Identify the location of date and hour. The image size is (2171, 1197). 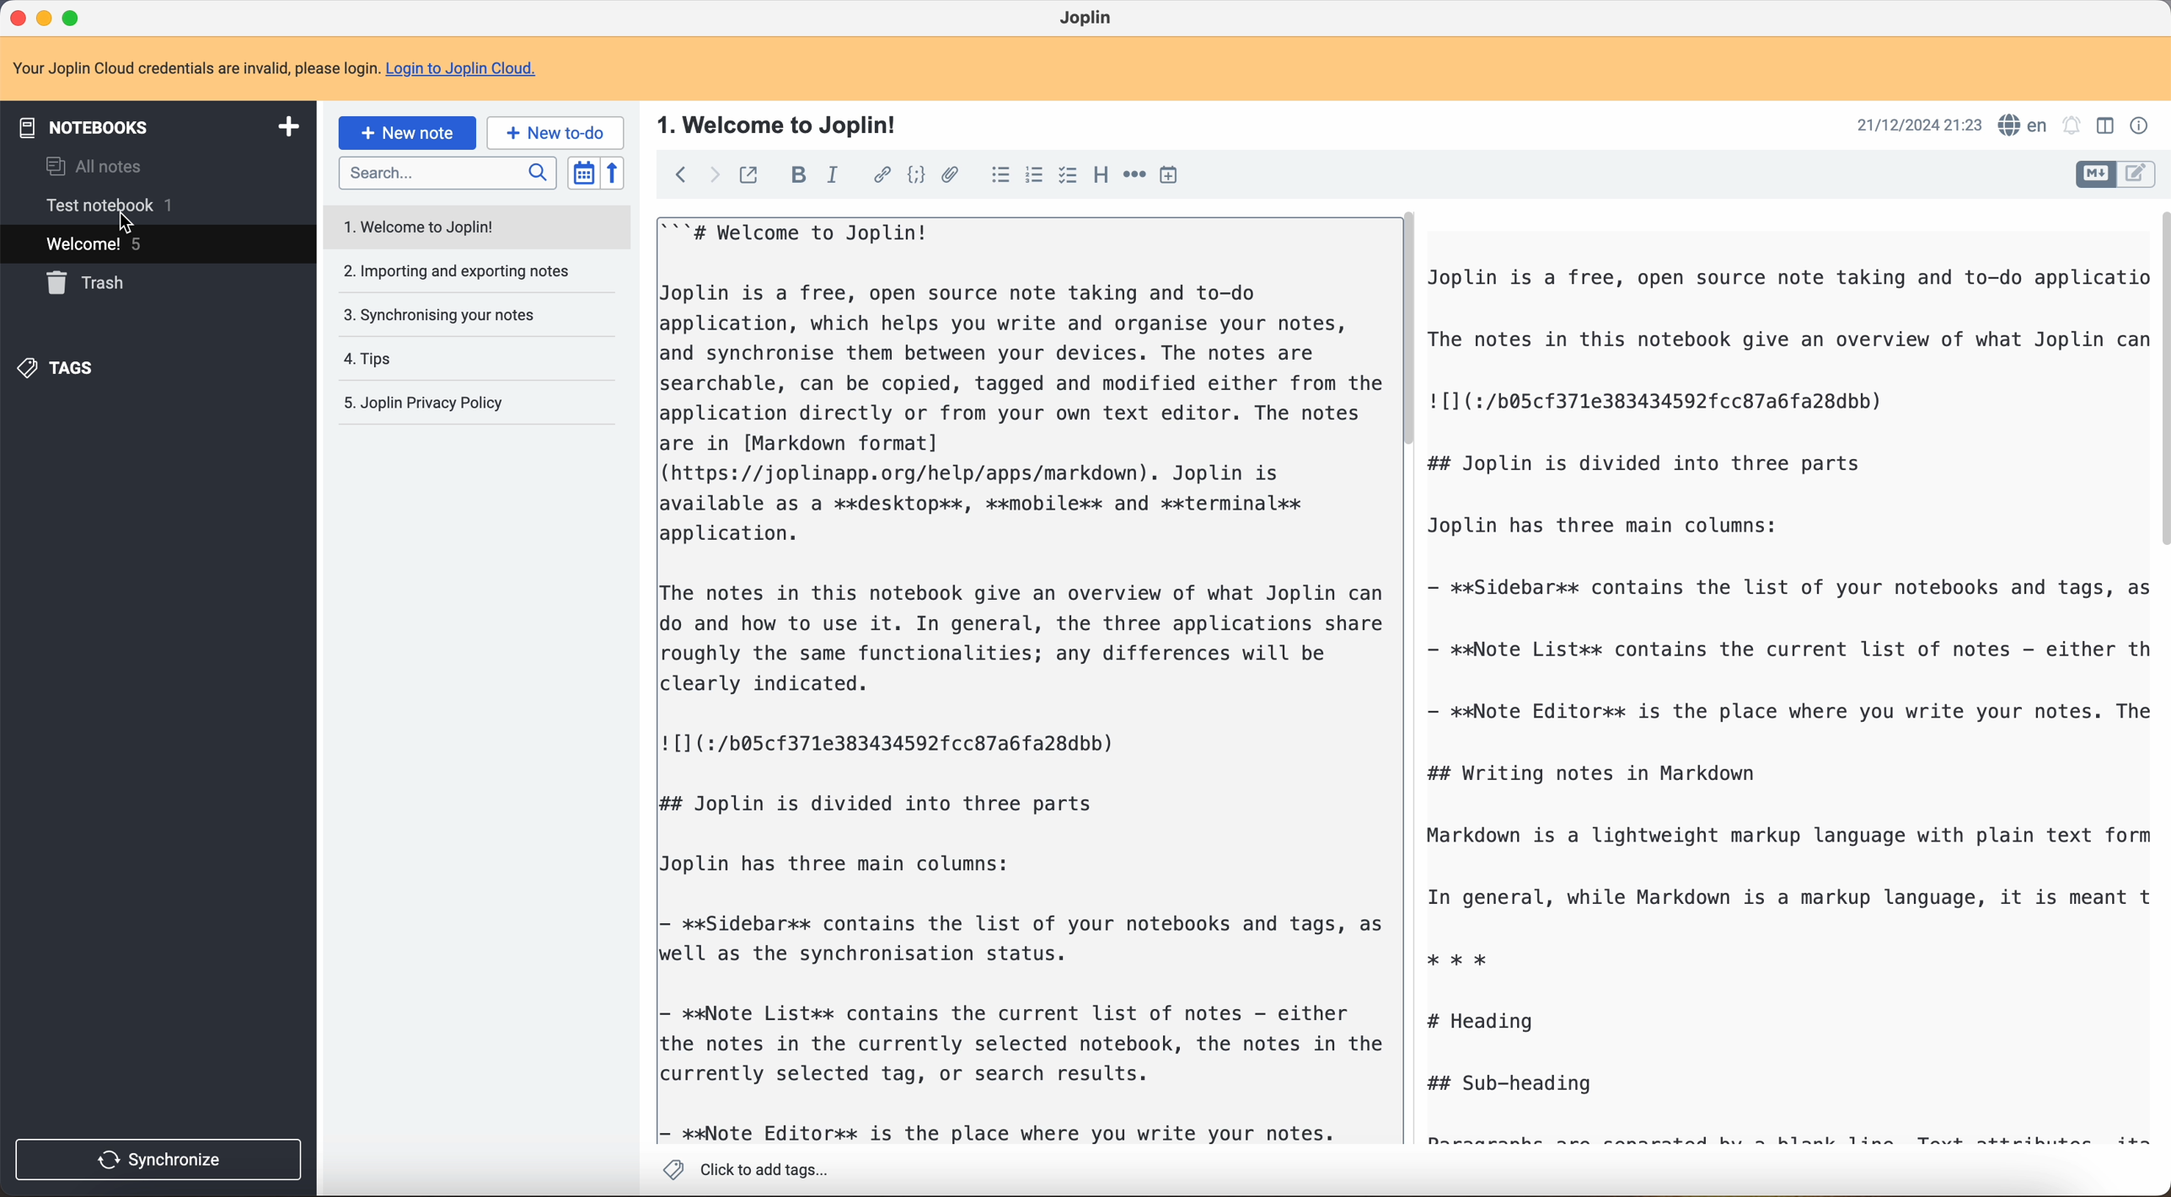
(1916, 125).